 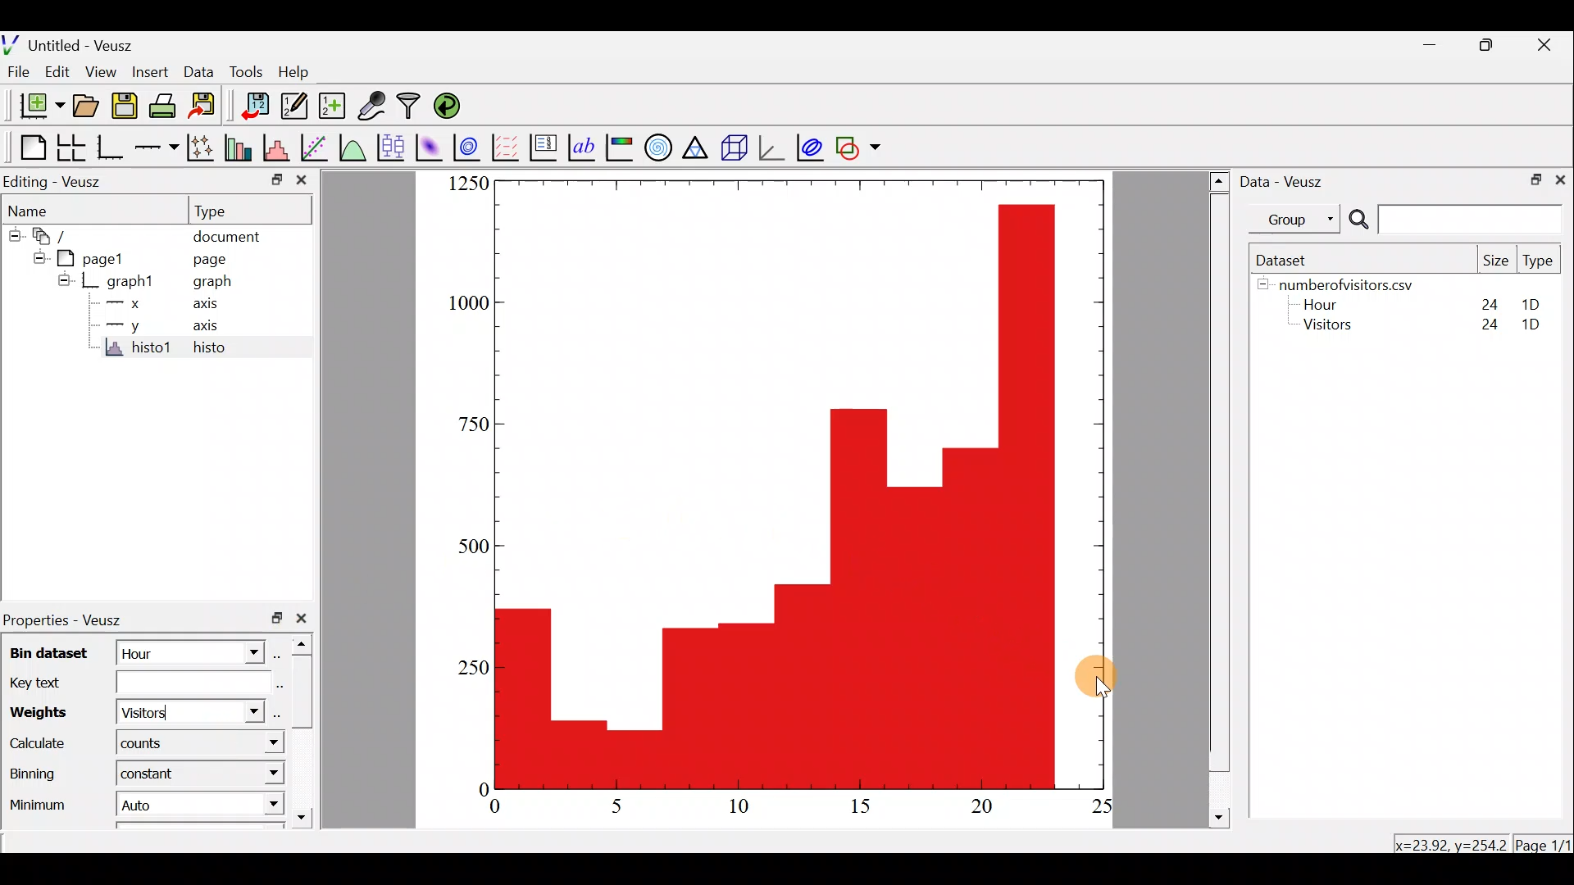 I want to click on plot a 2d dataset as an image, so click(x=431, y=146).